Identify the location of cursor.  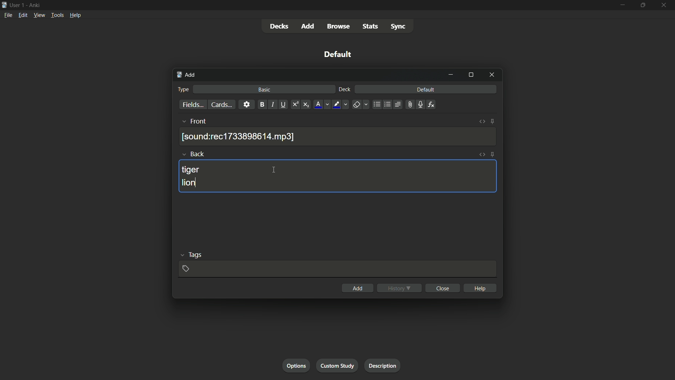
(274, 170).